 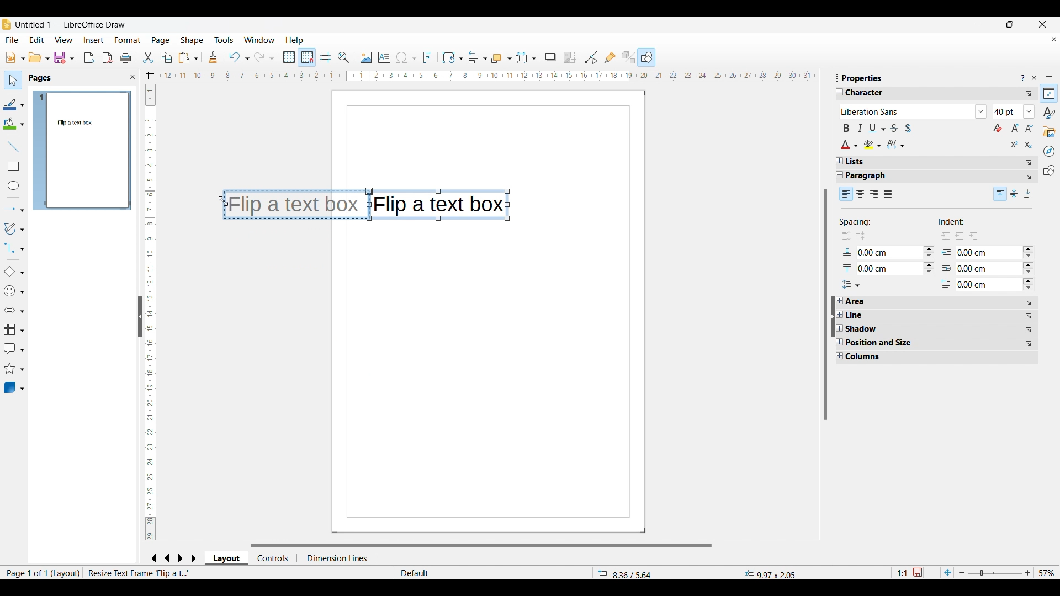 I want to click on sub indent, so click(x=977, y=236).